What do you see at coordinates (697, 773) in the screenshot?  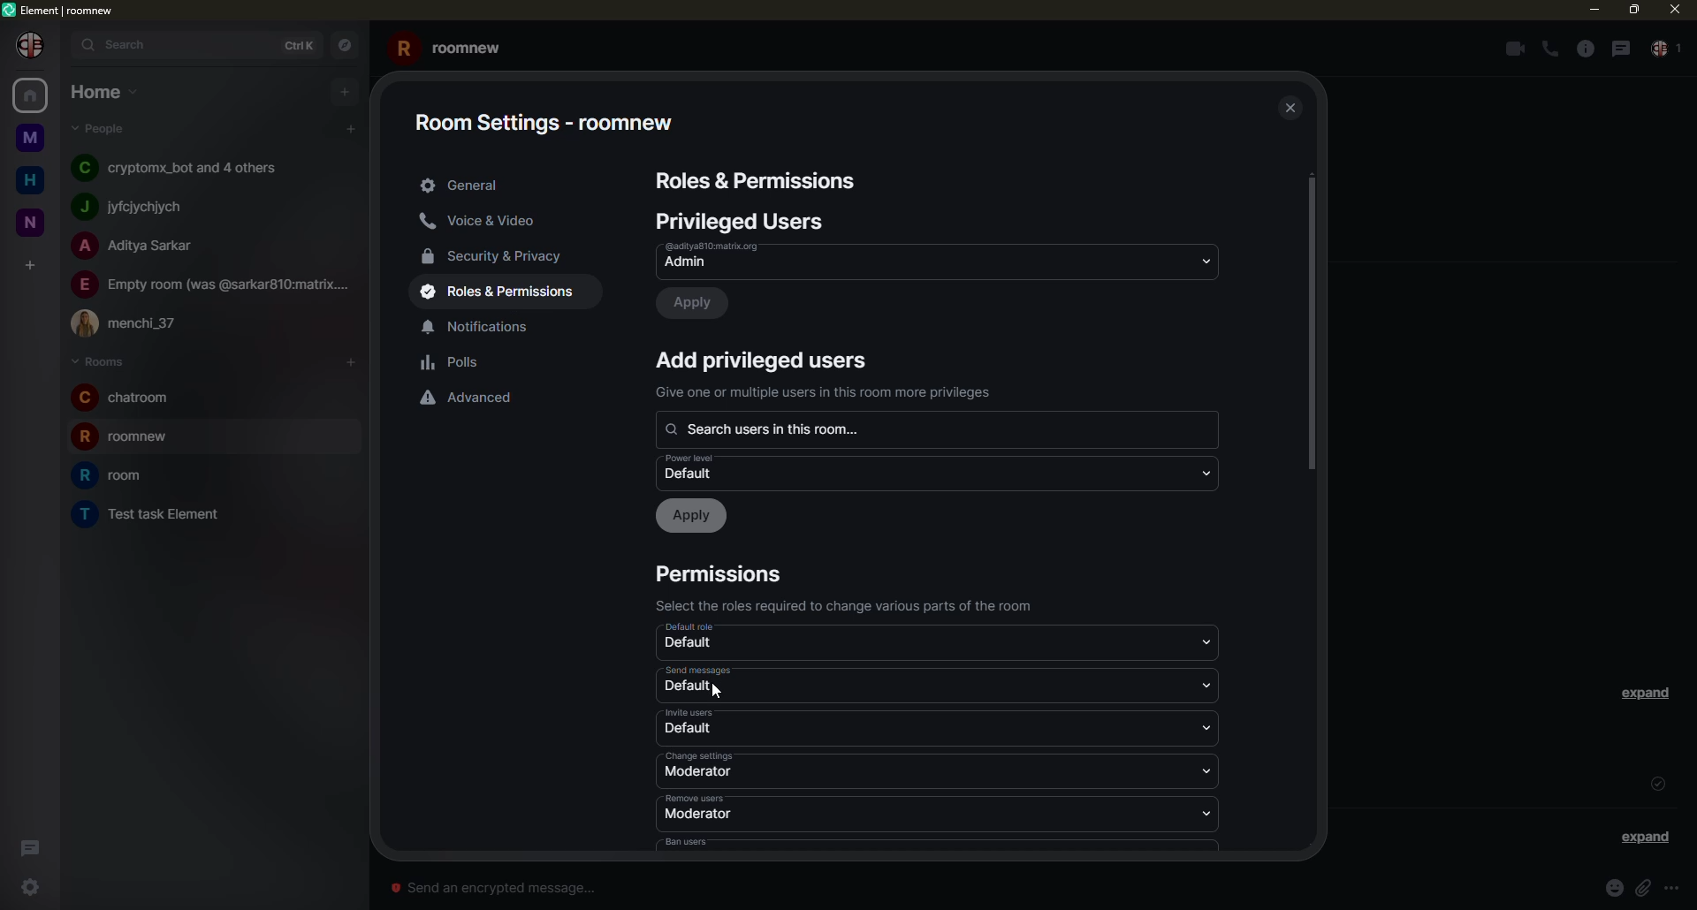 I see `moderator` at bounding box center [697, 773].